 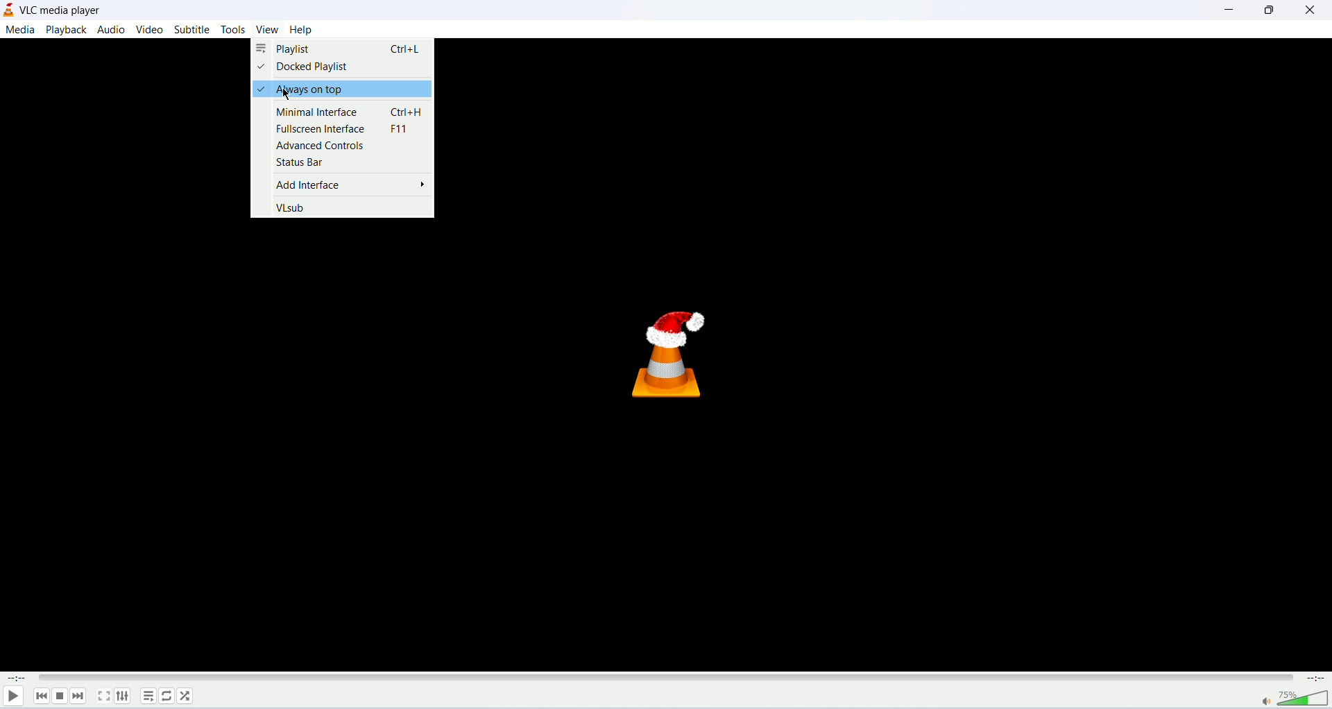 I want to click on advanced controls, so click(x=321, y=144).